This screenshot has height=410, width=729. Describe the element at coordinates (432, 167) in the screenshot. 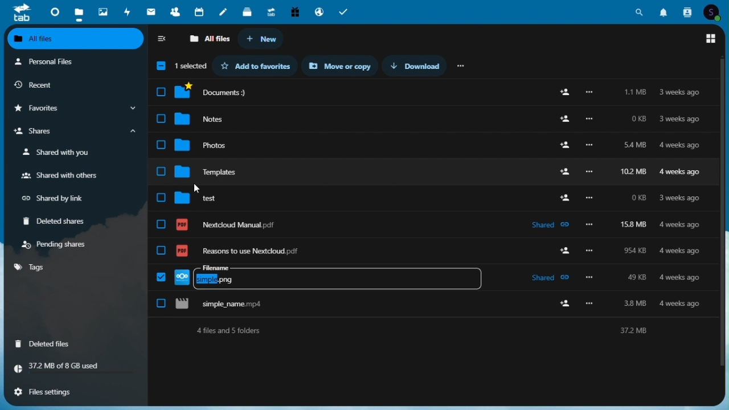

I see `Templates 102 MB 4 weeks ago` at that location.